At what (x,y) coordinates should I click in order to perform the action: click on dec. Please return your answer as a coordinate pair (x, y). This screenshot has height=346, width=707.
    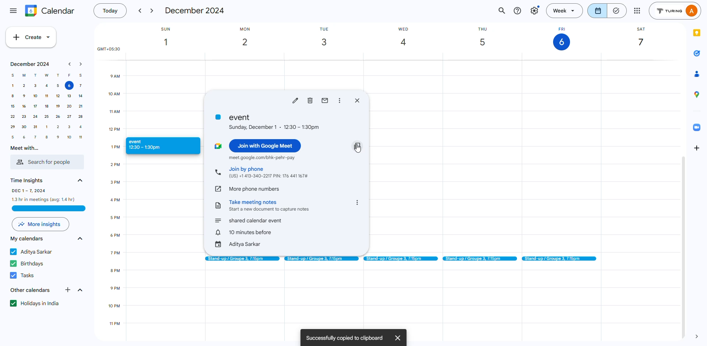
    Looking at the image, I should click on (195, 11).